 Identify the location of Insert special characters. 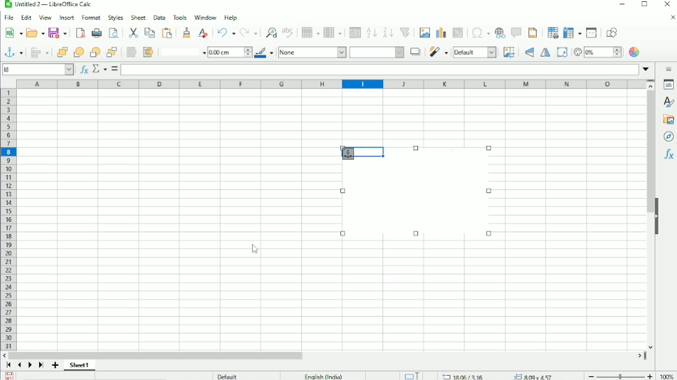
(481, 34).